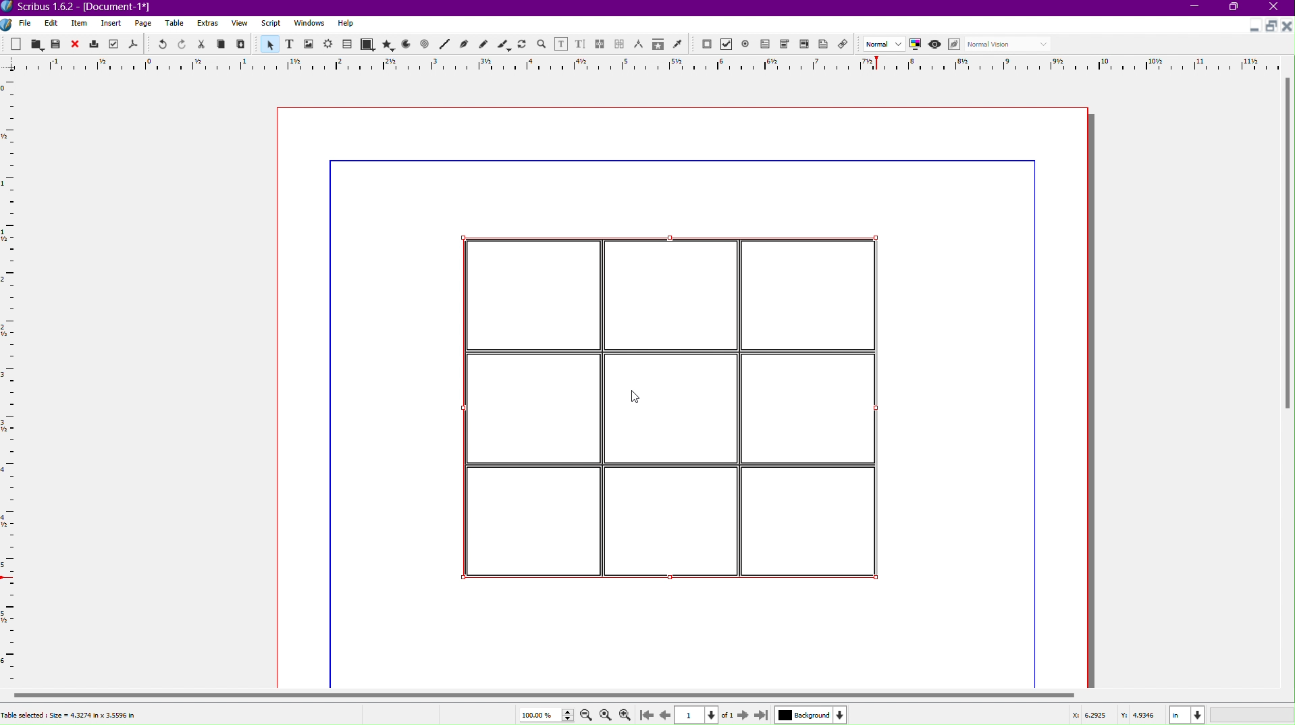 The image size is (1295, 725). What do you see at coordinates (729, 45) in the screenshot?
I see `PDF Check Box` at bounding box center [729, 45].